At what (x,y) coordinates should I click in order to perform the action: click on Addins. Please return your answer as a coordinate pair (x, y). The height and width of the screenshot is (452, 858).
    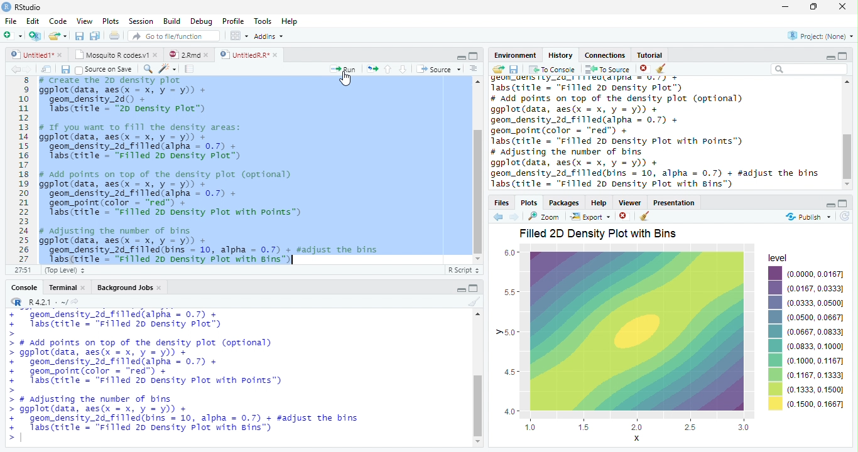
    Looking at the image, I should click on (268, 36).